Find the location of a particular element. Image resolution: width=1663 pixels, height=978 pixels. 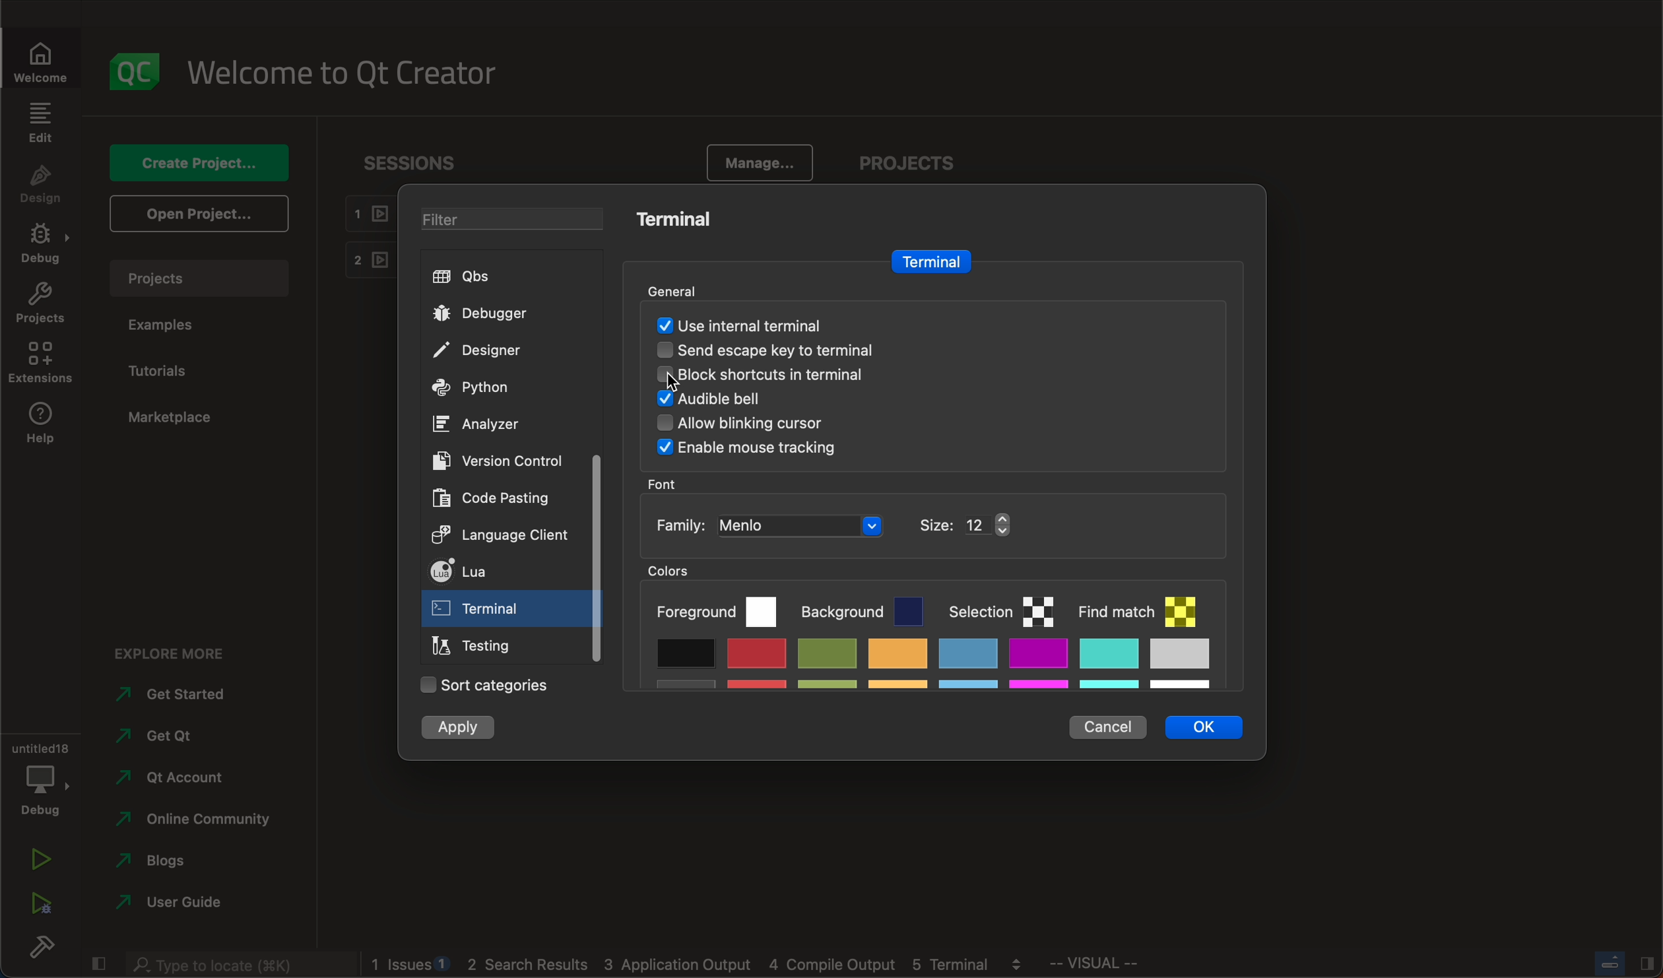

language is located at coordinates (504, 537).